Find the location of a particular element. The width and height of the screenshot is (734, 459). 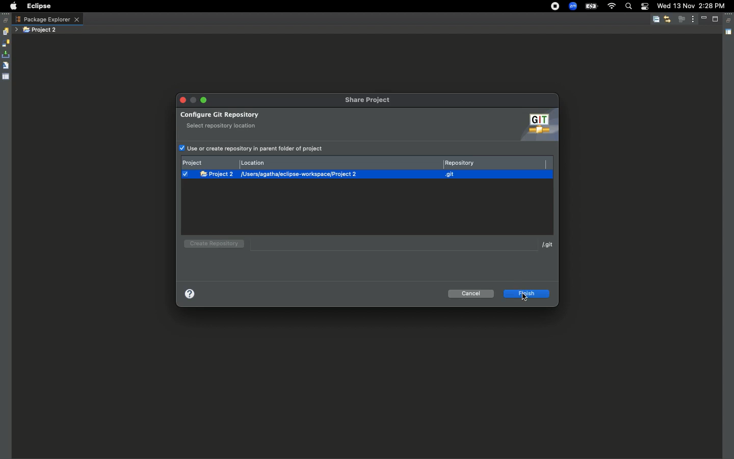

Apple logo is located at coordinates (12, 6).